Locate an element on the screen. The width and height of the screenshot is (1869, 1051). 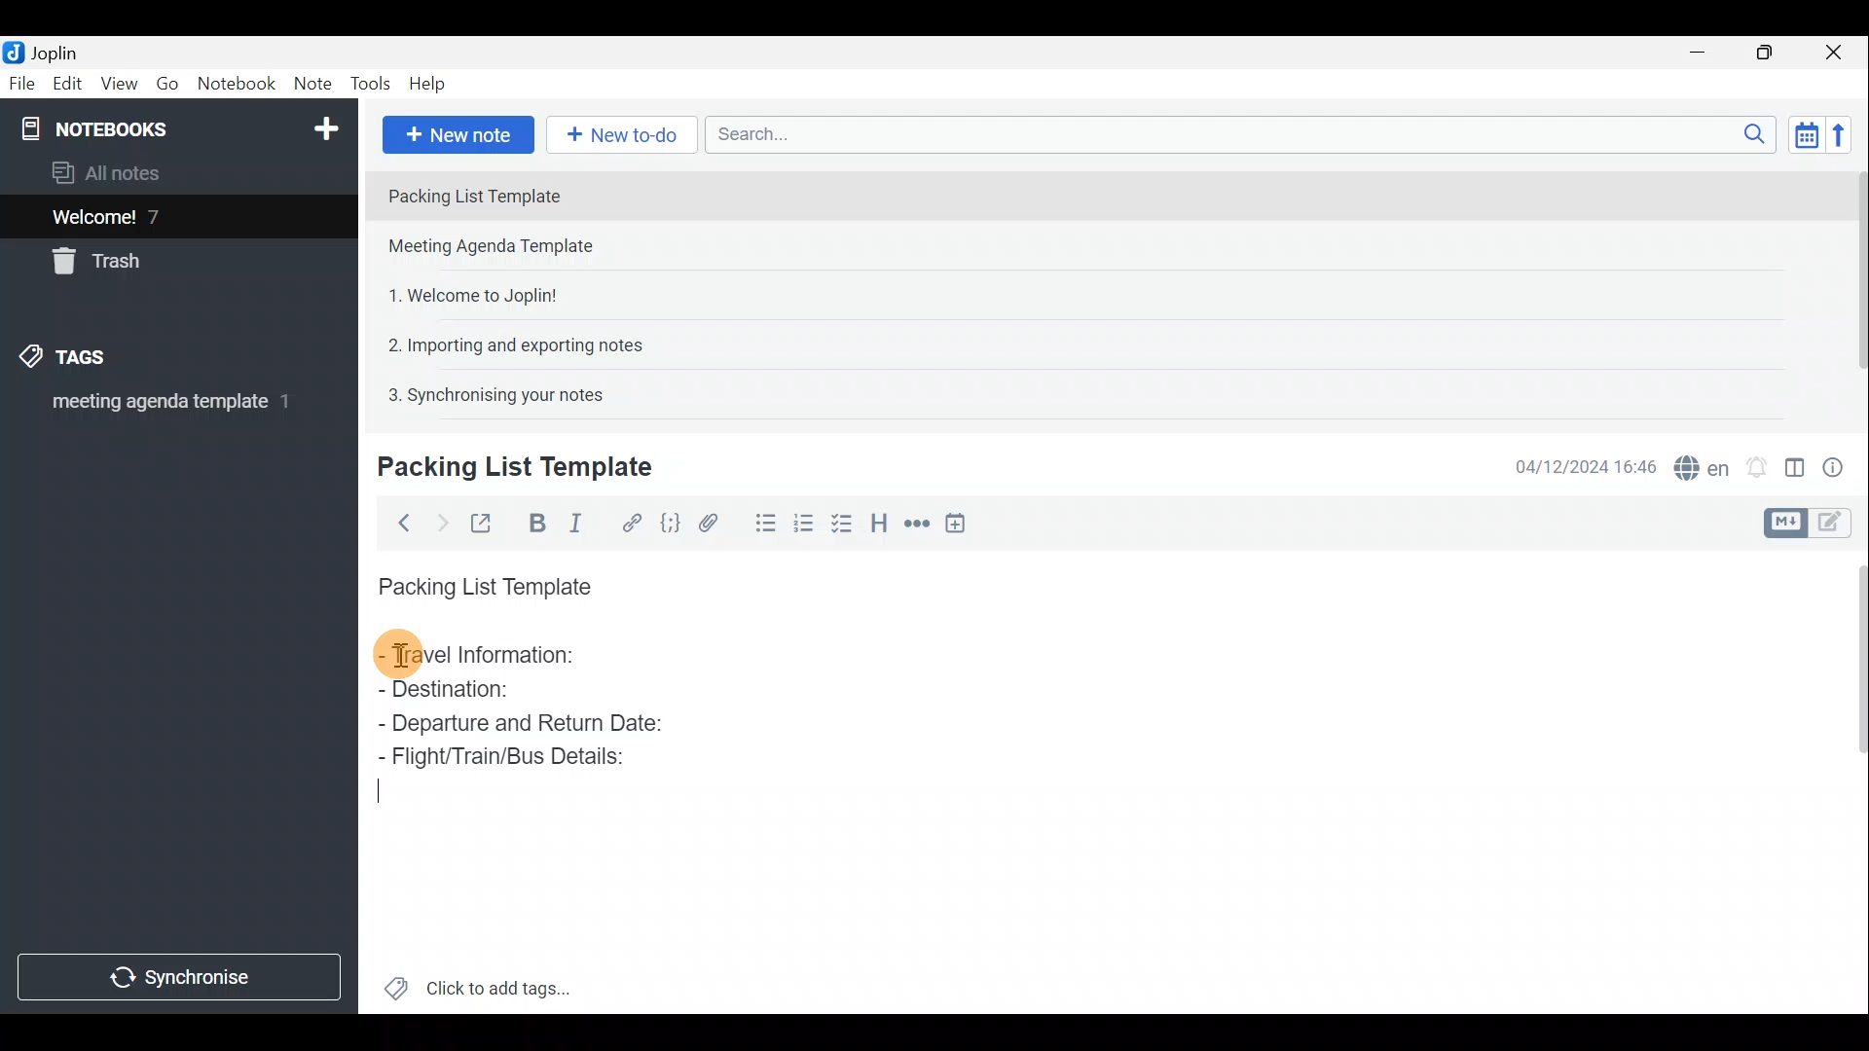
New to-do is located at coordinates (623, 135).